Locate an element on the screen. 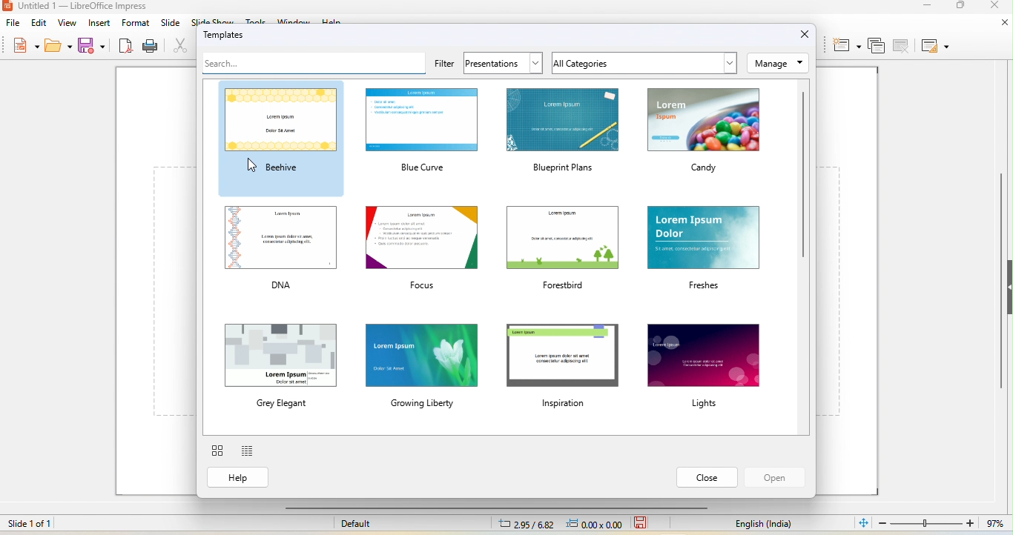 Image resolution: width=1013 pixels, height=535 pixels. view is located at coordinates (67, 23).